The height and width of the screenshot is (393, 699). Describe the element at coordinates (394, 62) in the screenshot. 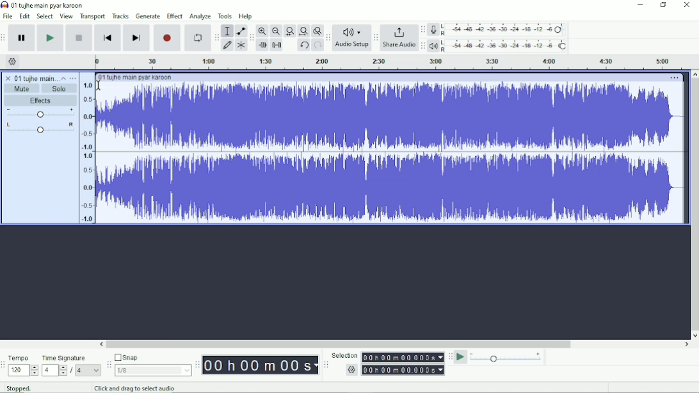

I see `Timeline` at that location.